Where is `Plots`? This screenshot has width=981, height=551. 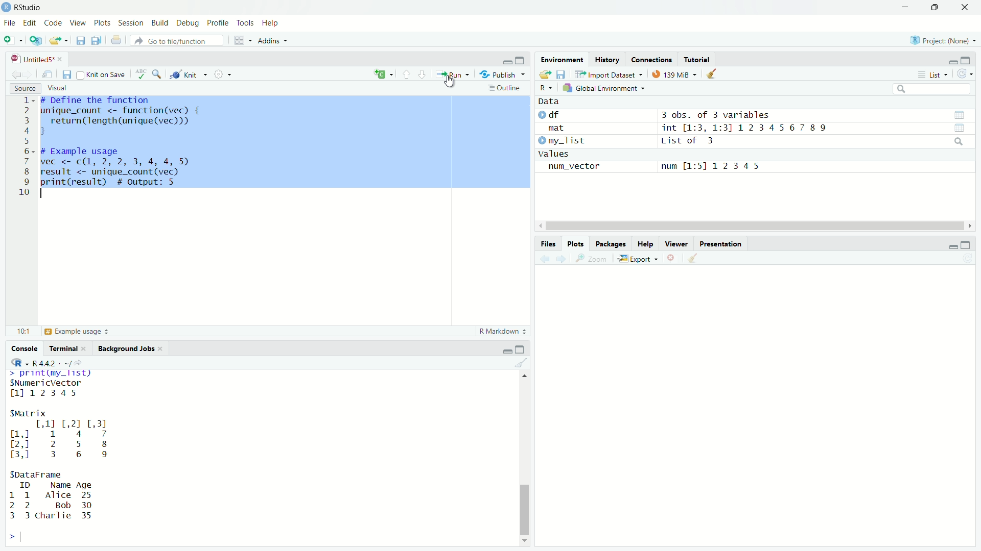
Plots is located at coordinates (102, 23).